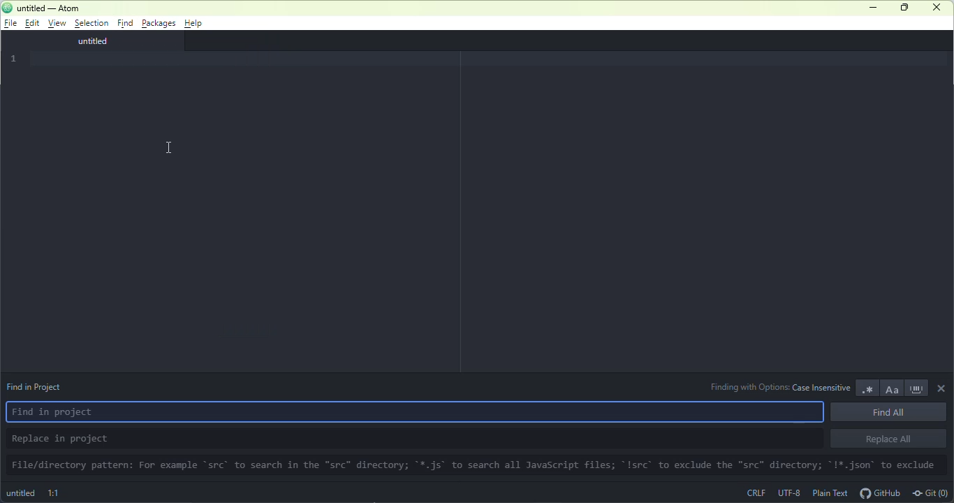 The height and width of the screenshot is (503, 954). I want to click on use regex, so click(866, 388).